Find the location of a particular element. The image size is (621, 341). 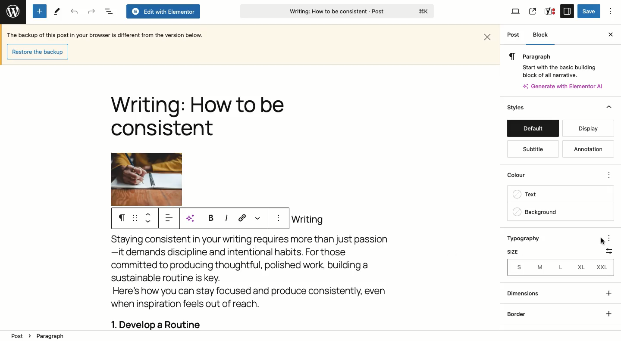

Undo is located at coordinates (74, 12).